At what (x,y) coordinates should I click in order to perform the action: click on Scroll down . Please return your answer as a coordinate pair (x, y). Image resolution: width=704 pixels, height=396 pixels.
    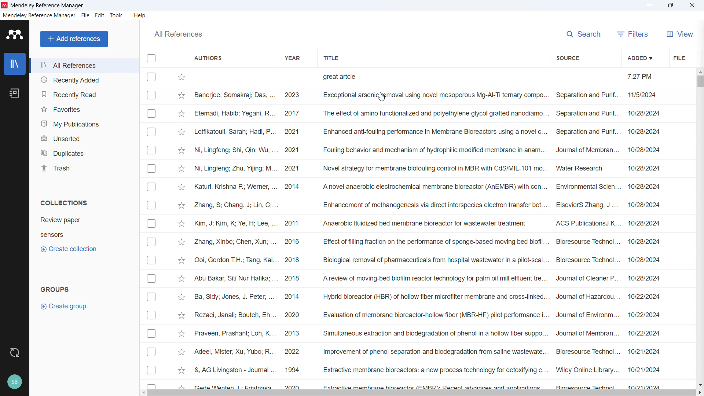
    Looking at the image, I should click on (700, 385).